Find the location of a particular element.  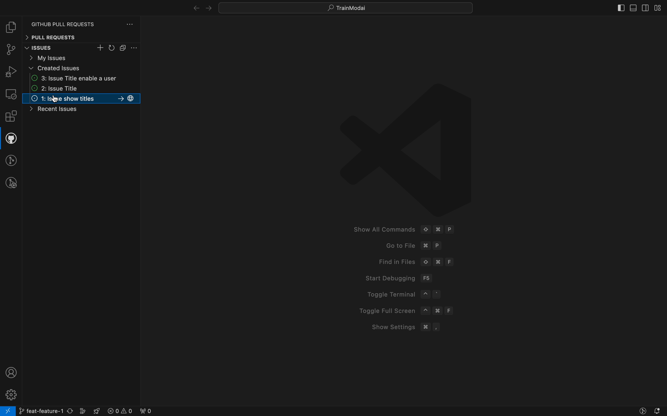

layouts is located at coordinates (658, 8).